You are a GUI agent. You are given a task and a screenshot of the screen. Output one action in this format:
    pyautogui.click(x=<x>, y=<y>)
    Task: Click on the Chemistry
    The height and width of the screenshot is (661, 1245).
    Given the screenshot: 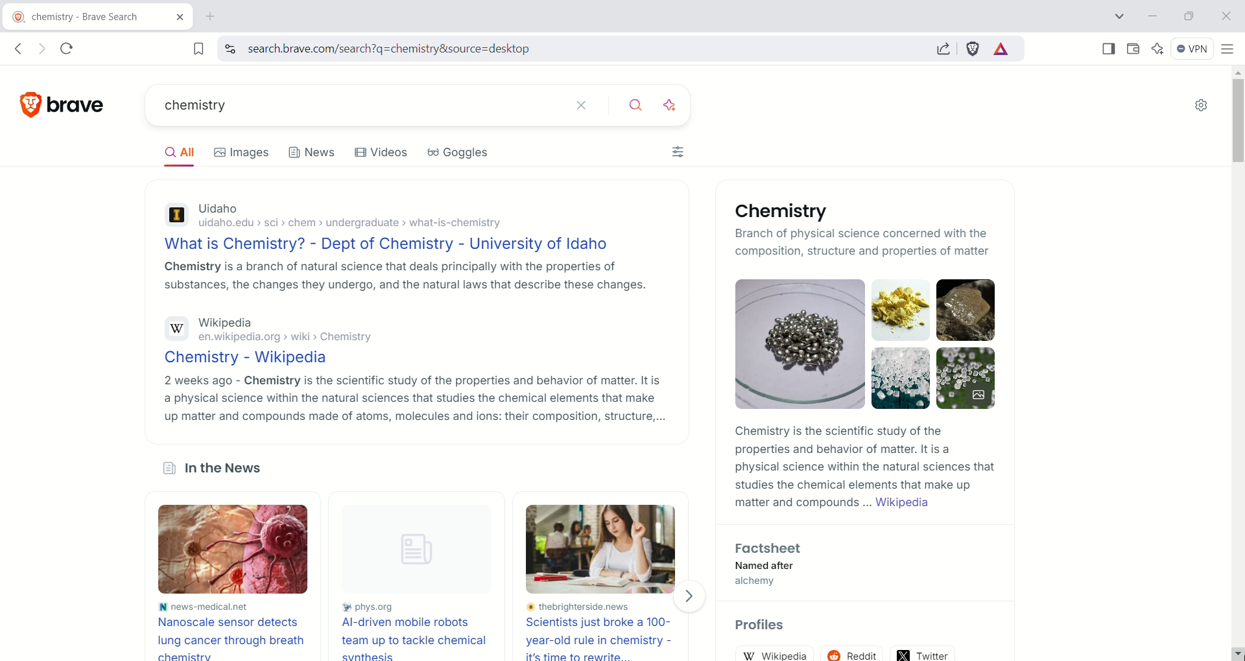 What is the action you would take?
    pyautogui.click(x=777, y=211)
    